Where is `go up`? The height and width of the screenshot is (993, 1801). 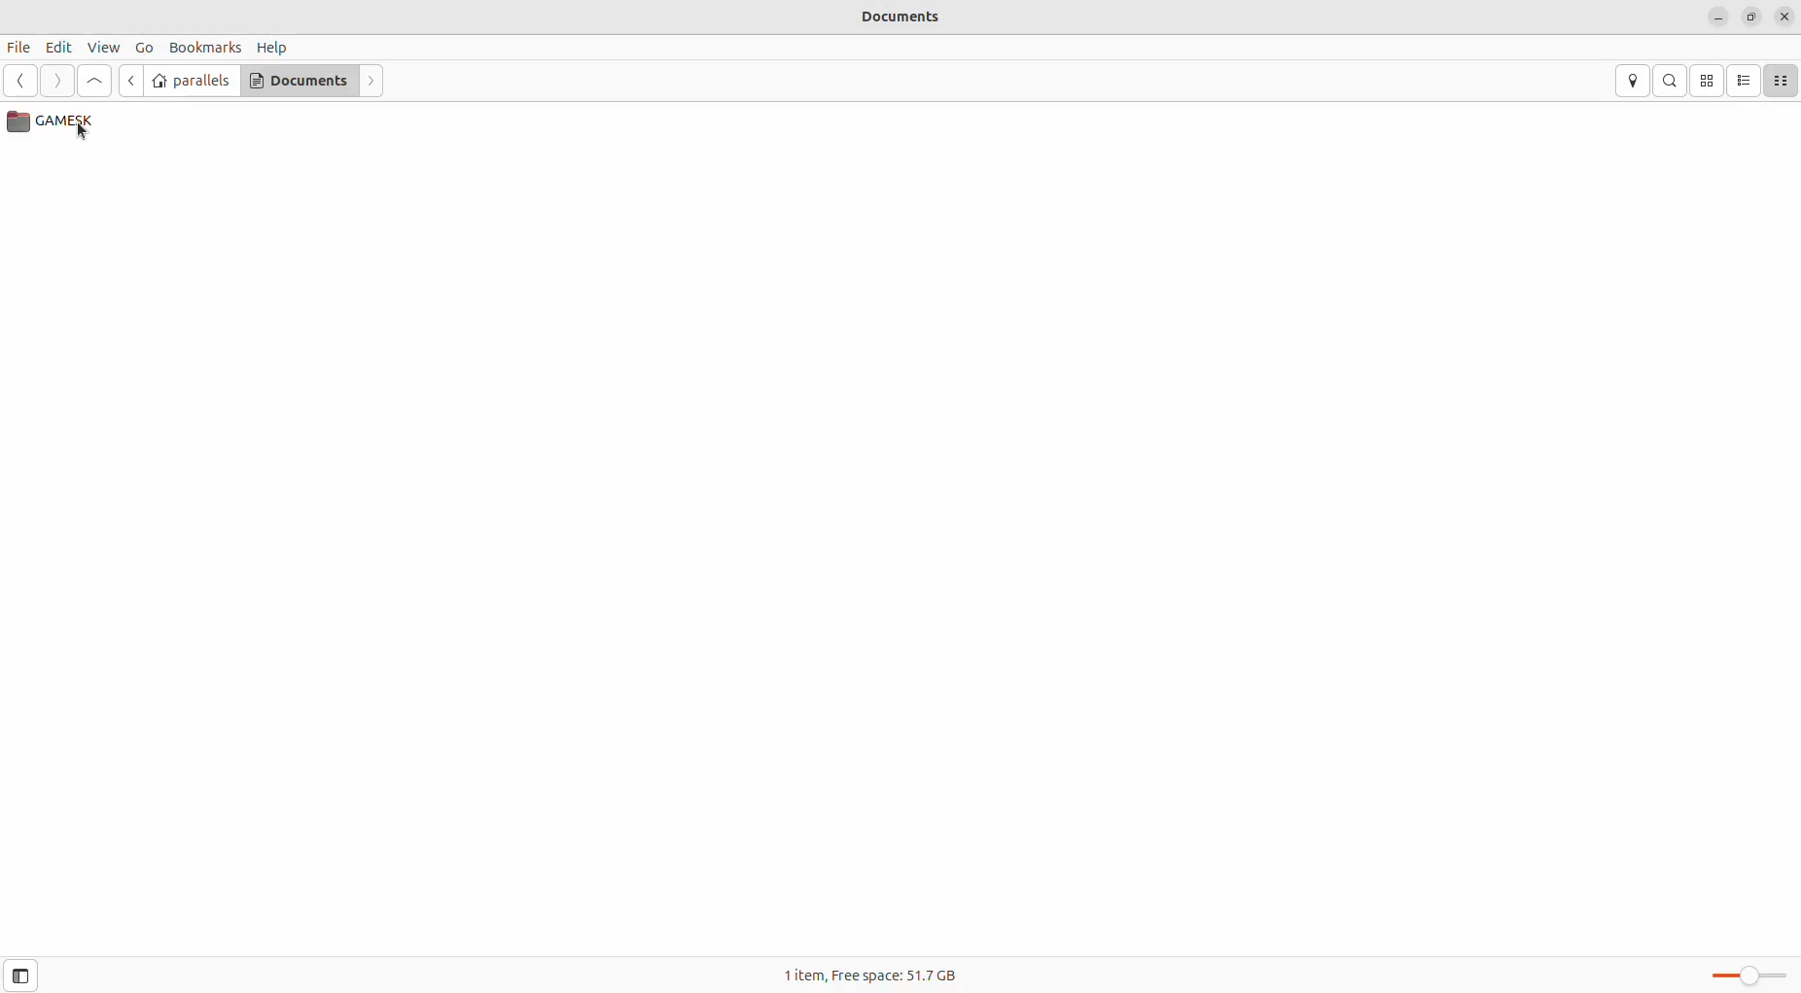
go up is located at coordinates (96, 81).